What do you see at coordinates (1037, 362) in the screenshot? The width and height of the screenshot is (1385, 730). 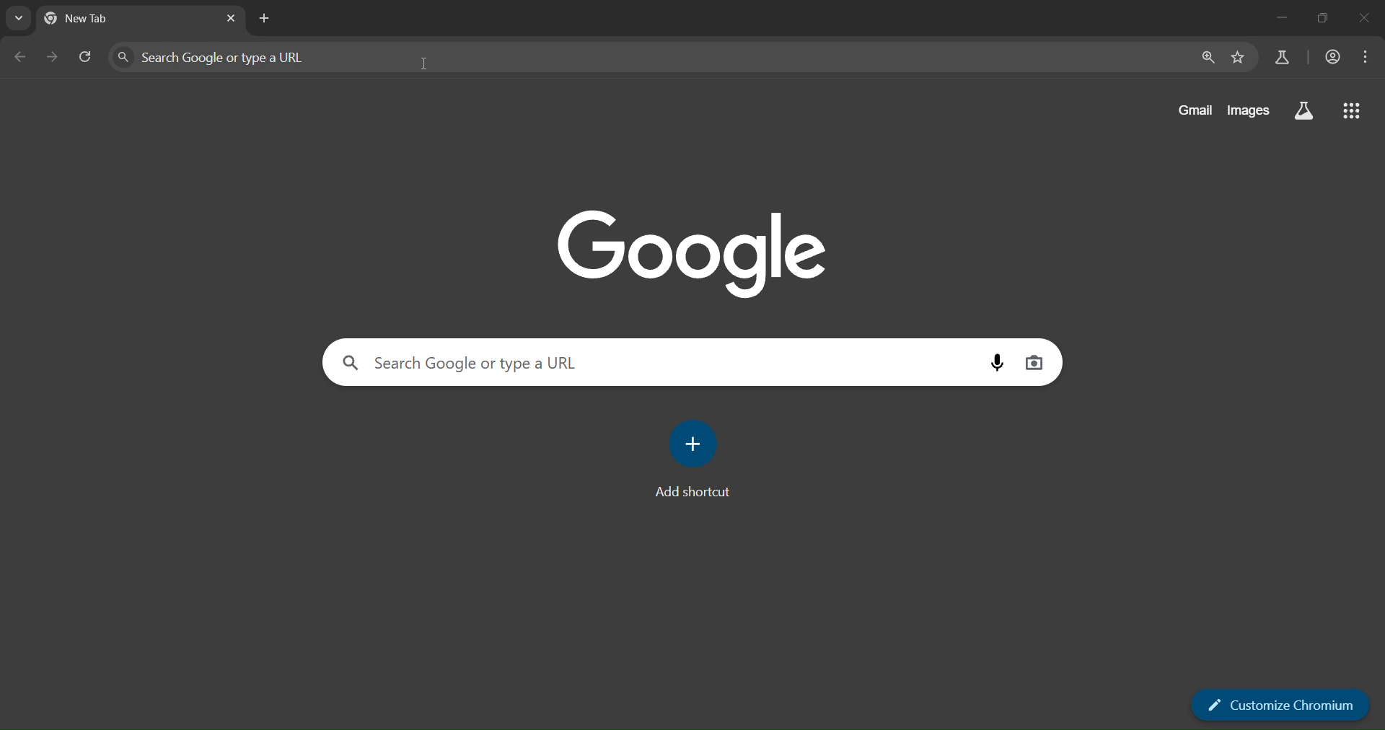 I see `image search ` at bounding box center [1037, 362].